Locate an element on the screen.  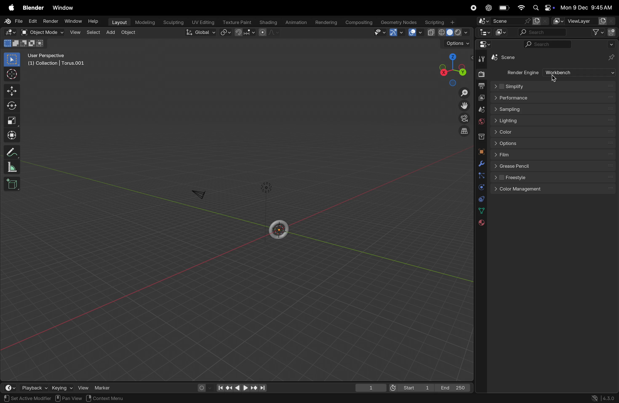
rendering is located at coordinates (327, 22).